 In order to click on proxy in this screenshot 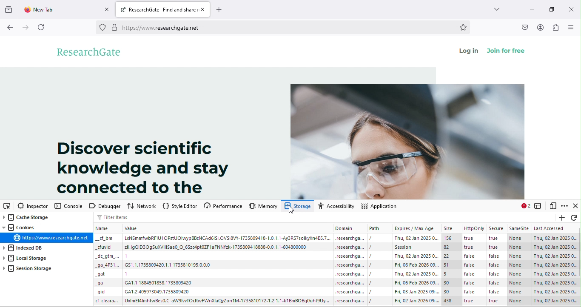, I will do `click(102, 27)`.